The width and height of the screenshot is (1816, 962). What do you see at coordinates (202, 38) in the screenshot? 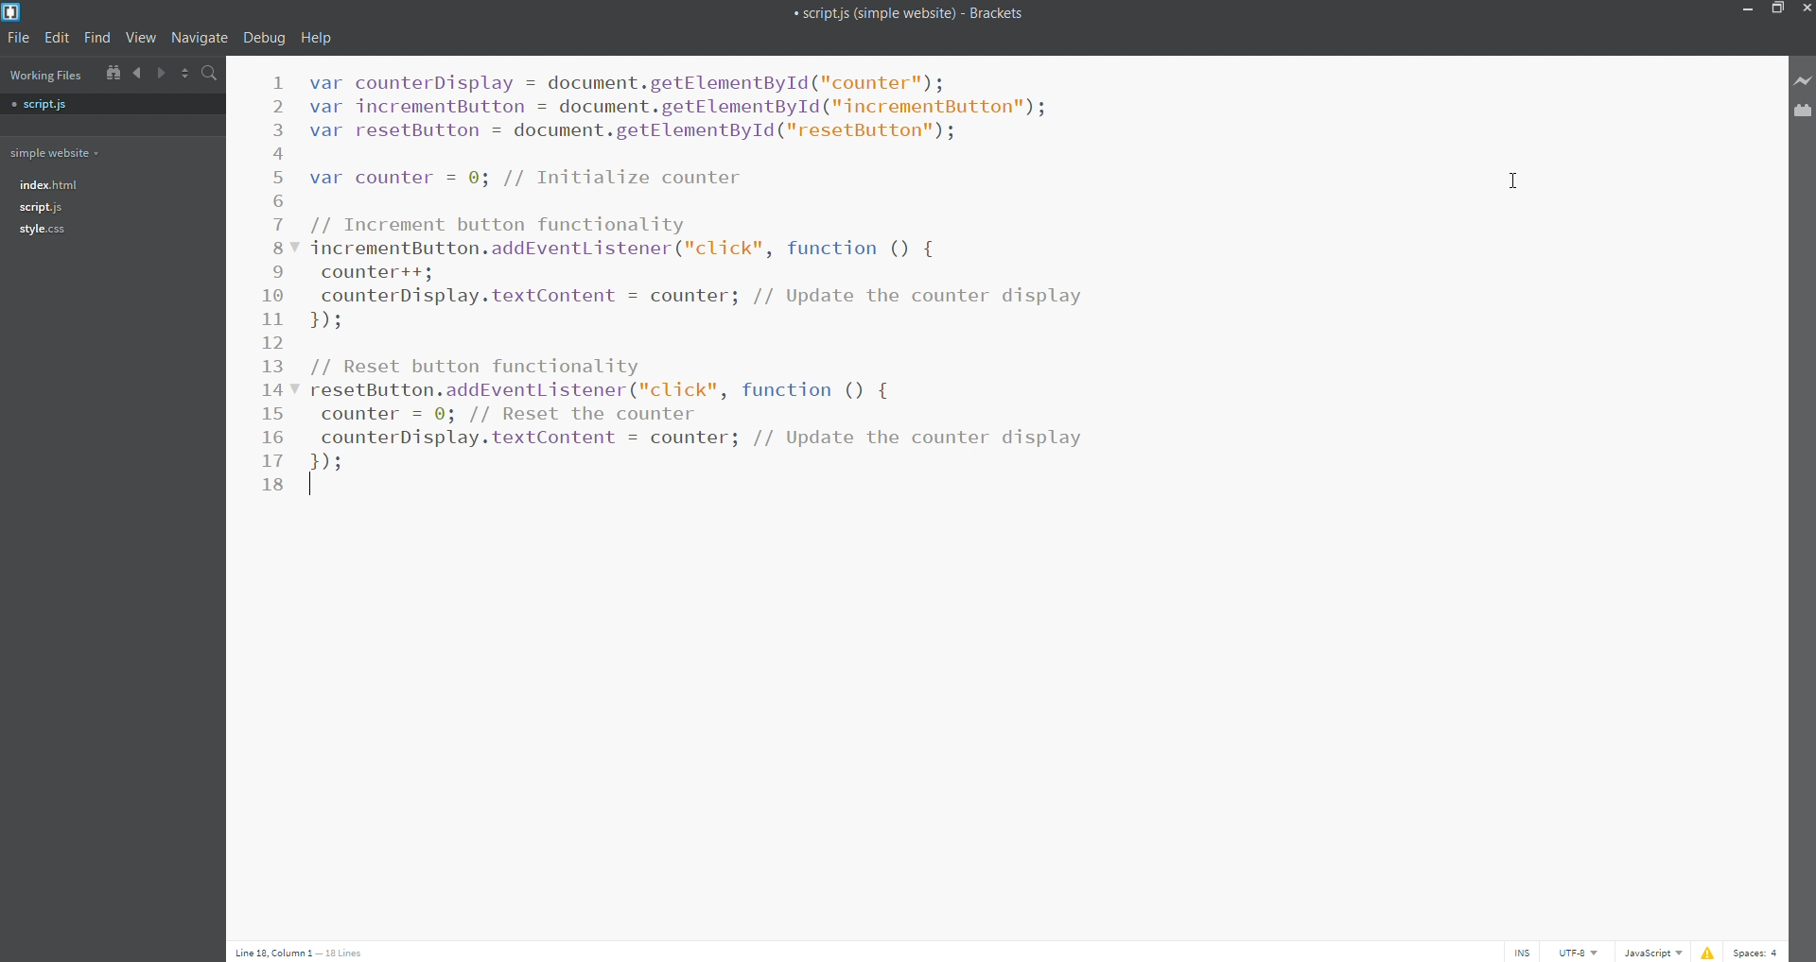
I see `navigate` at bounding box center [202, 38].